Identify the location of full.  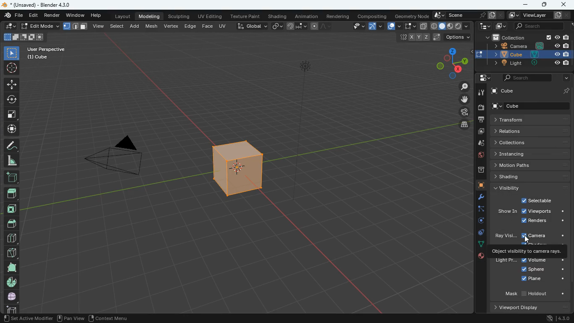
(11, 268).